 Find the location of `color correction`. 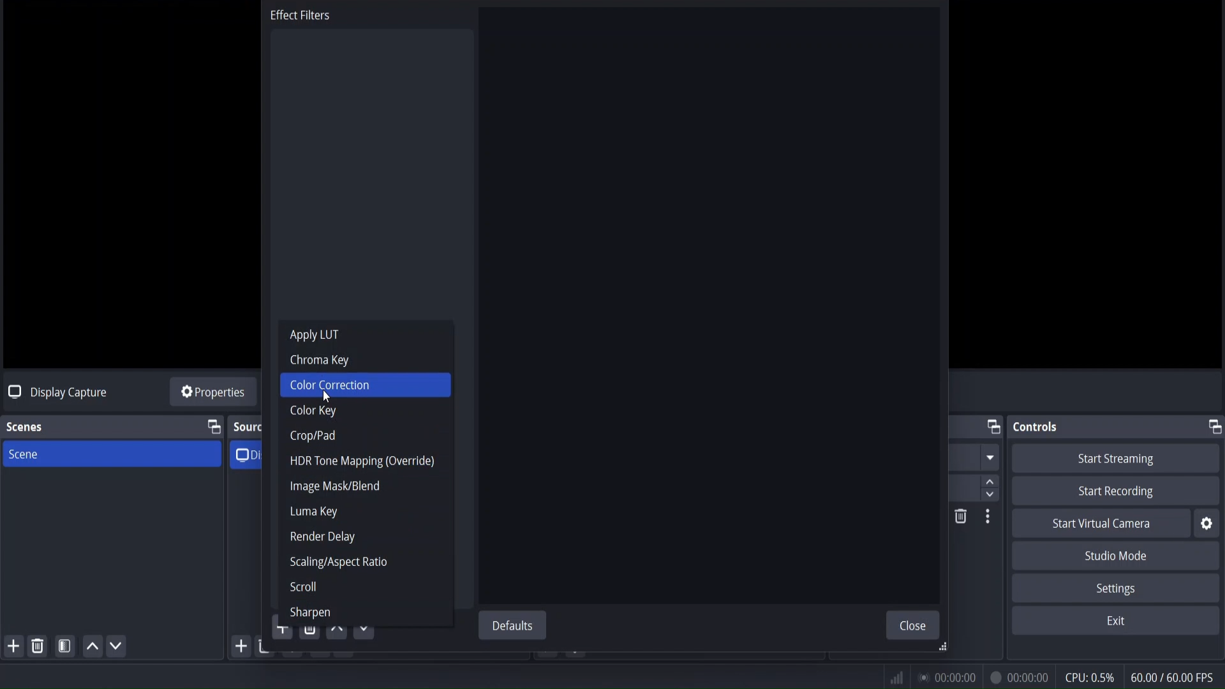

color correction is located at coordinates (330, 385).